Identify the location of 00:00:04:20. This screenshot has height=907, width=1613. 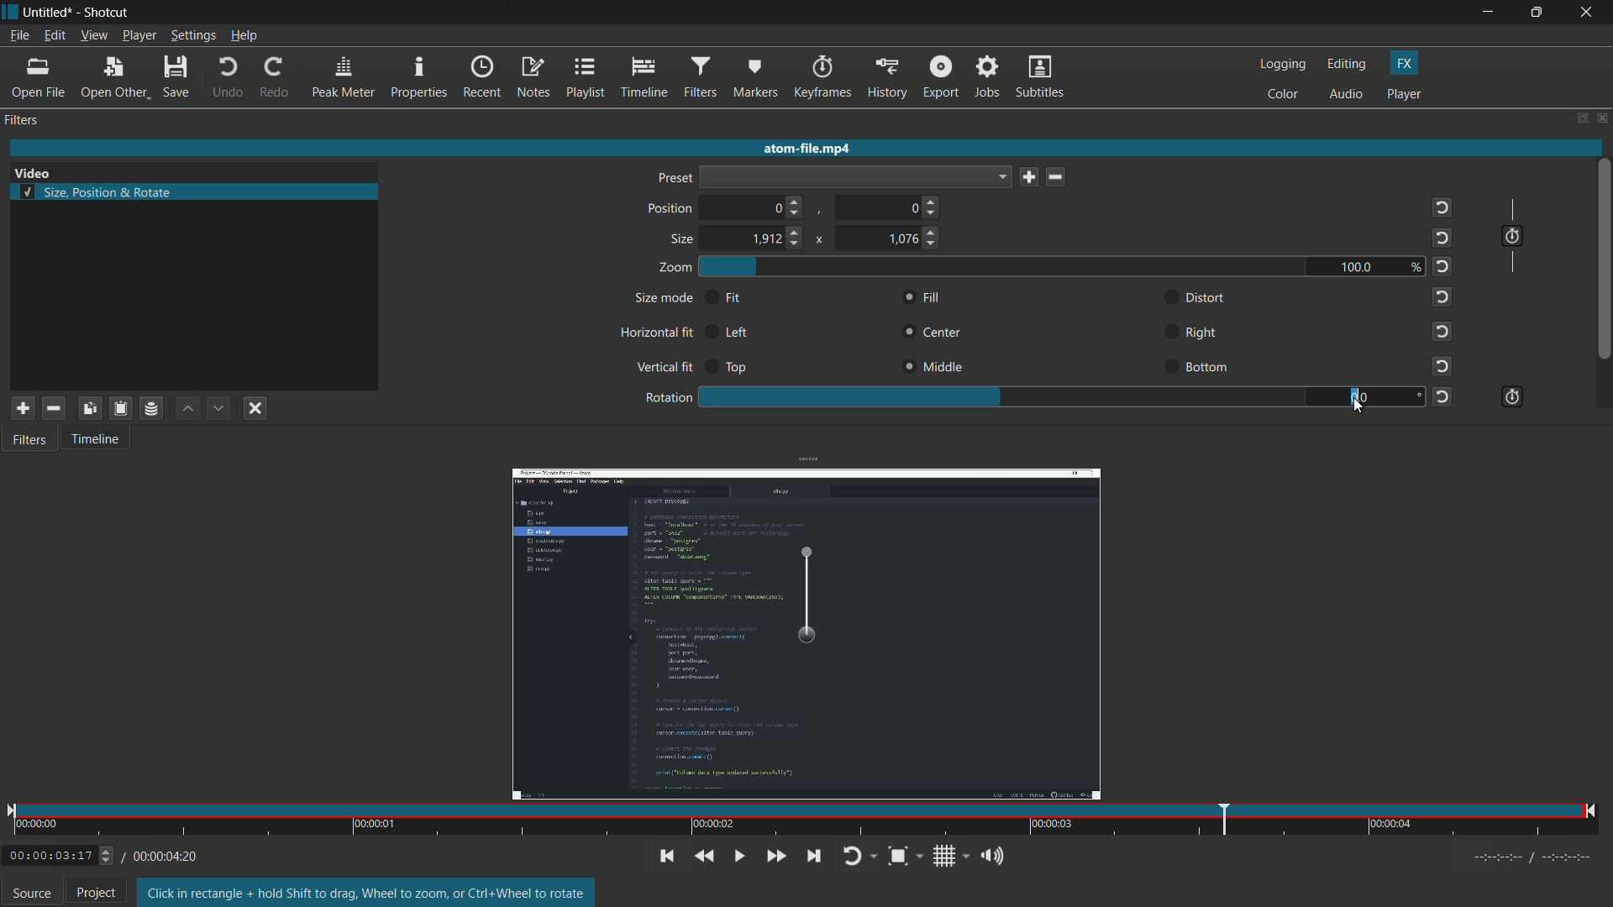
(160, 857).